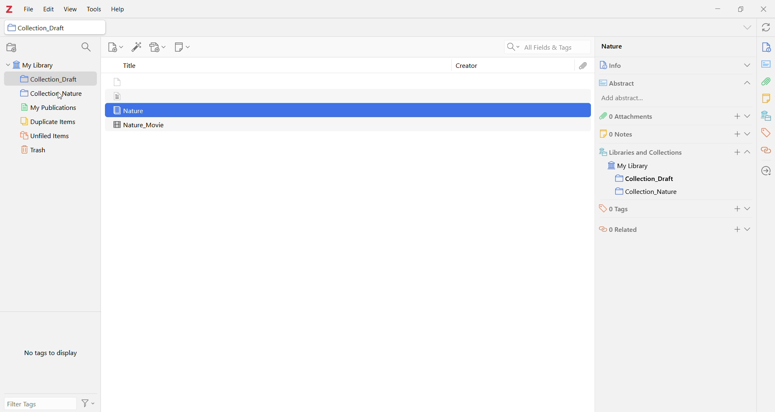  I want to click on file, so click(121, 95).